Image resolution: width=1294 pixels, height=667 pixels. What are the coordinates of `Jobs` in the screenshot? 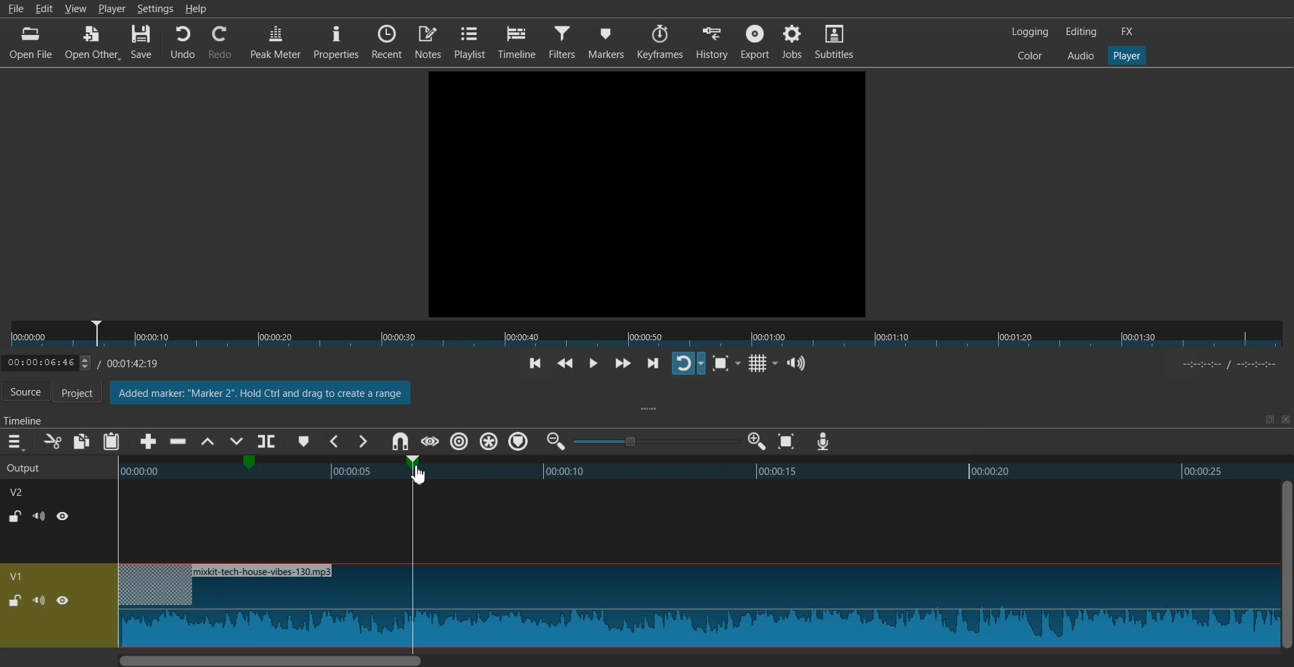 It's located at (791, 40).